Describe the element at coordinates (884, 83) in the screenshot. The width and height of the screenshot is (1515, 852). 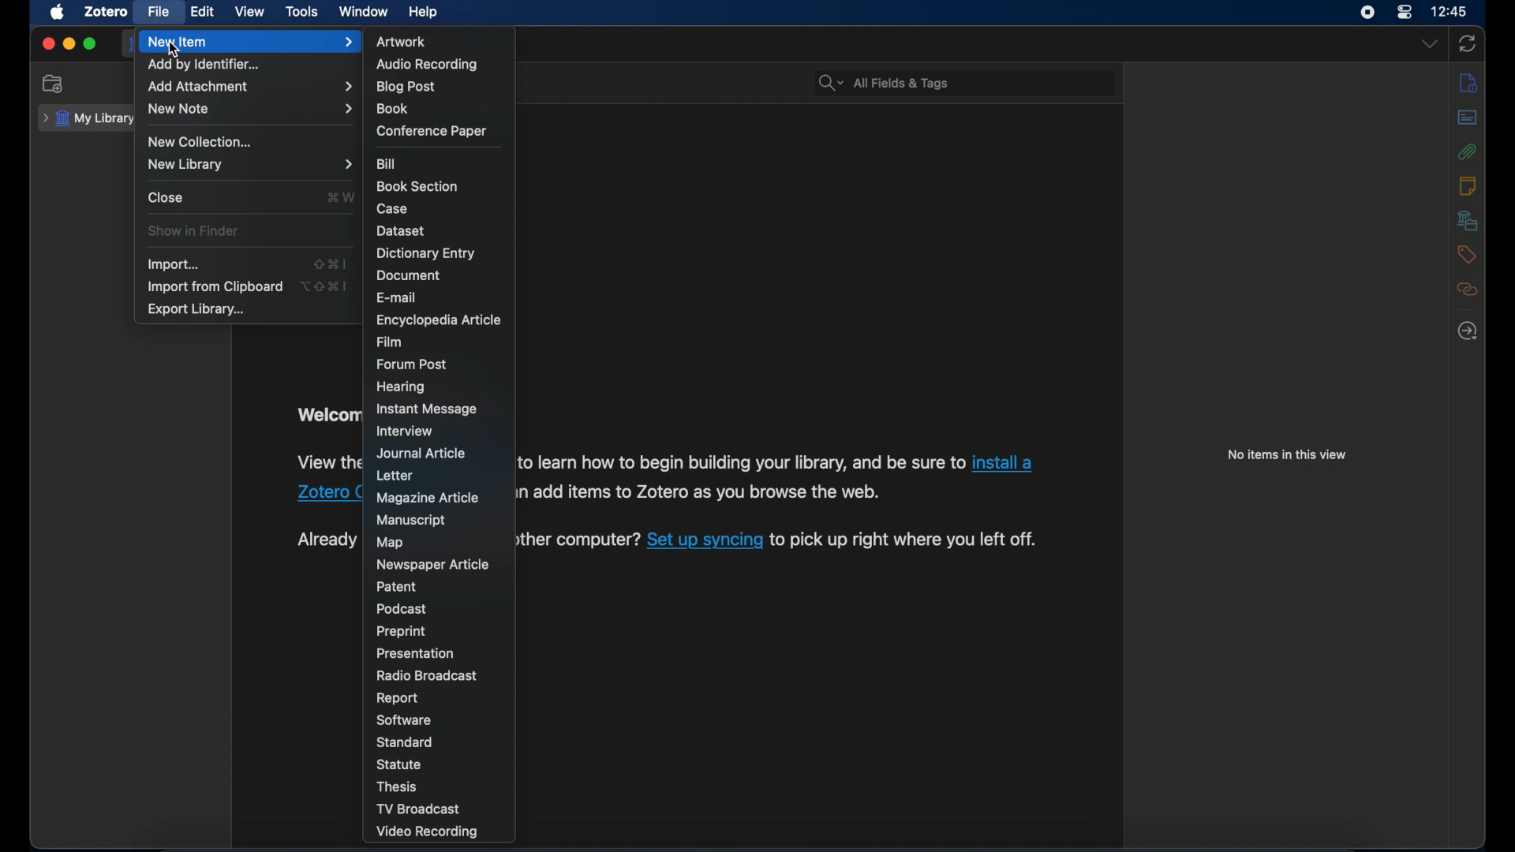
I see `search` at that location.